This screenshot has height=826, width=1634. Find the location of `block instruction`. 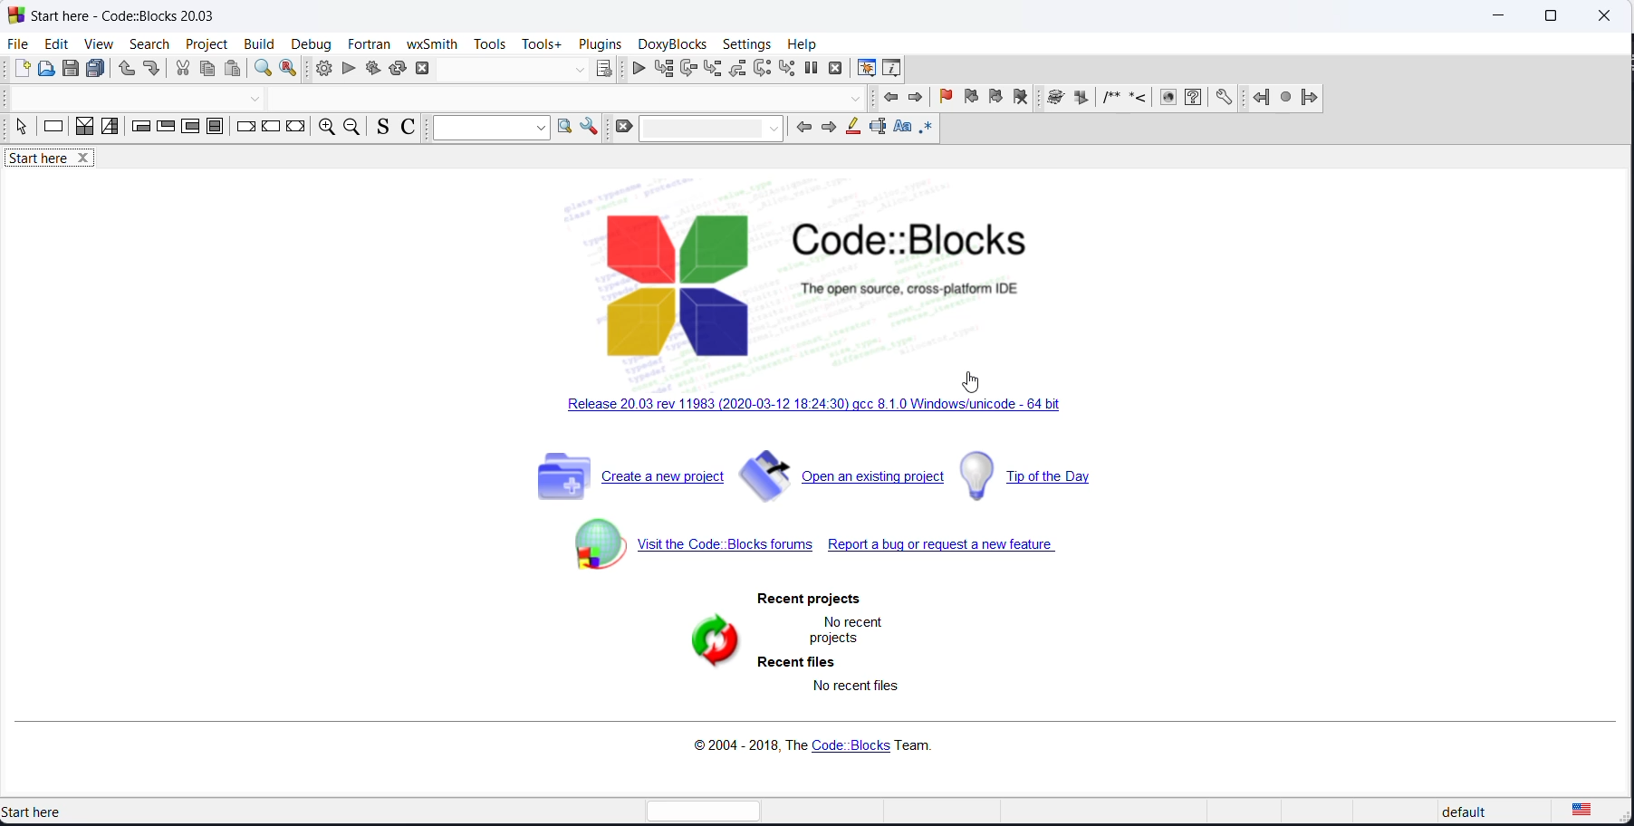

block instruction is located at coordinates (214, 128).